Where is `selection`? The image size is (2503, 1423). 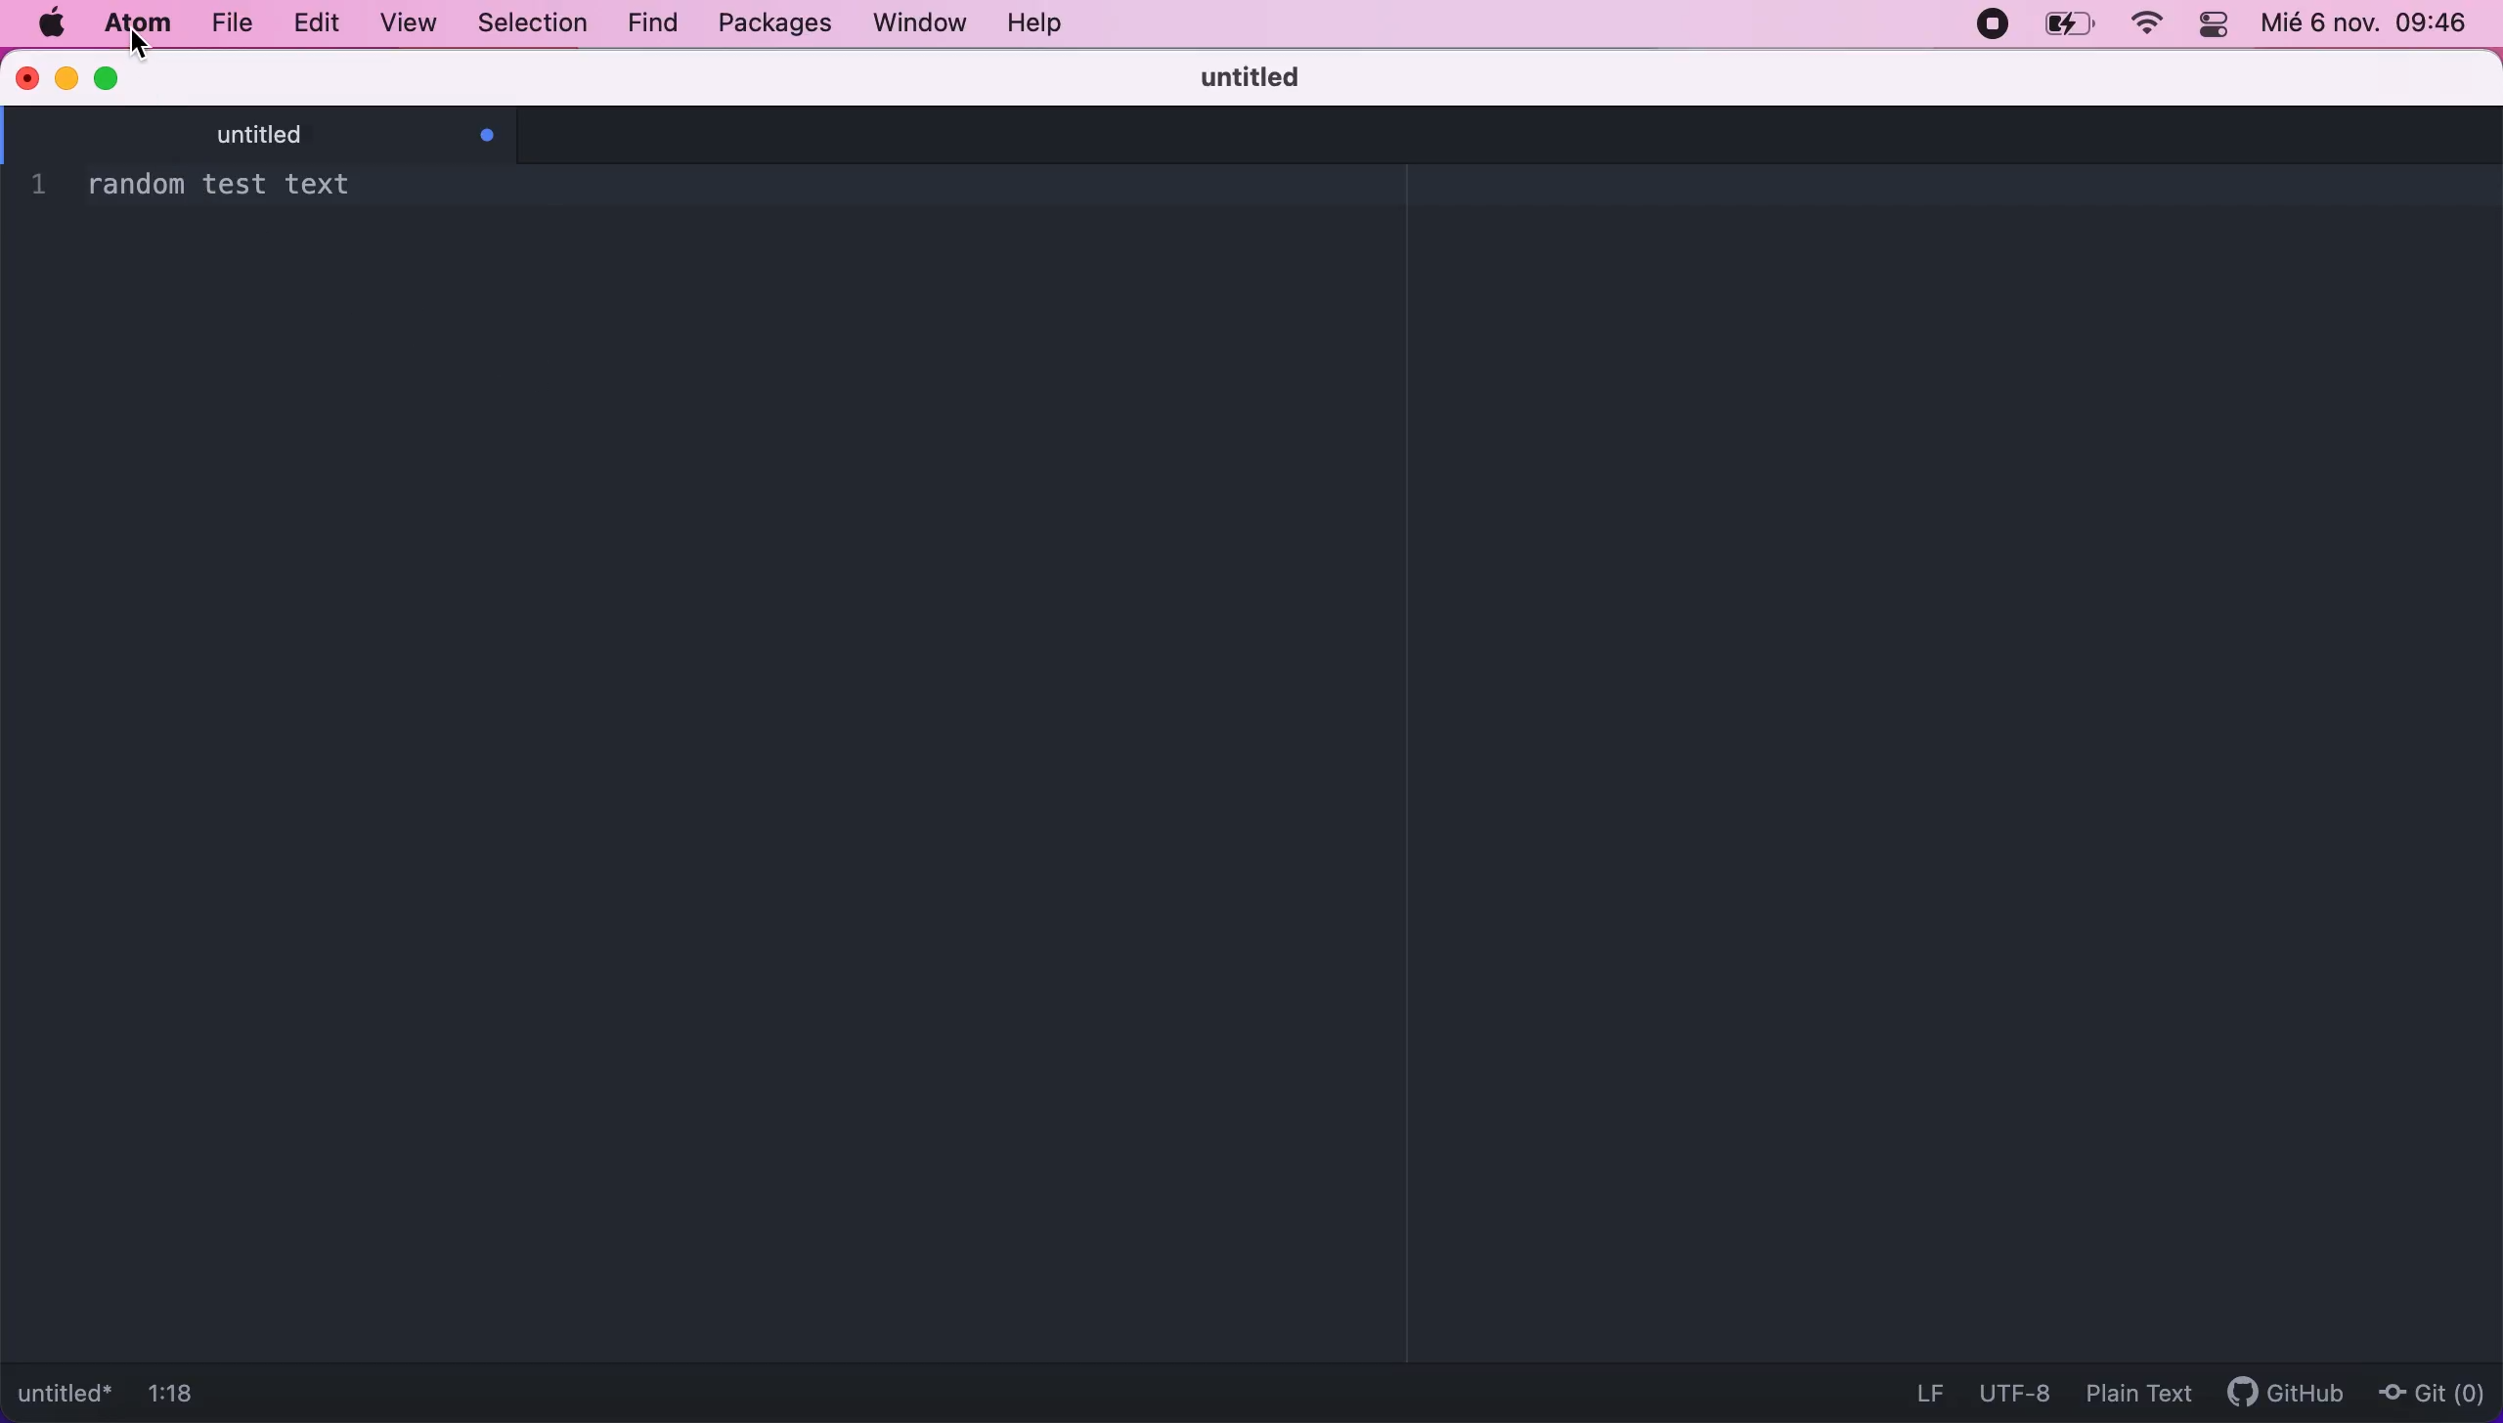 selection is located at coordinates (532, 24).